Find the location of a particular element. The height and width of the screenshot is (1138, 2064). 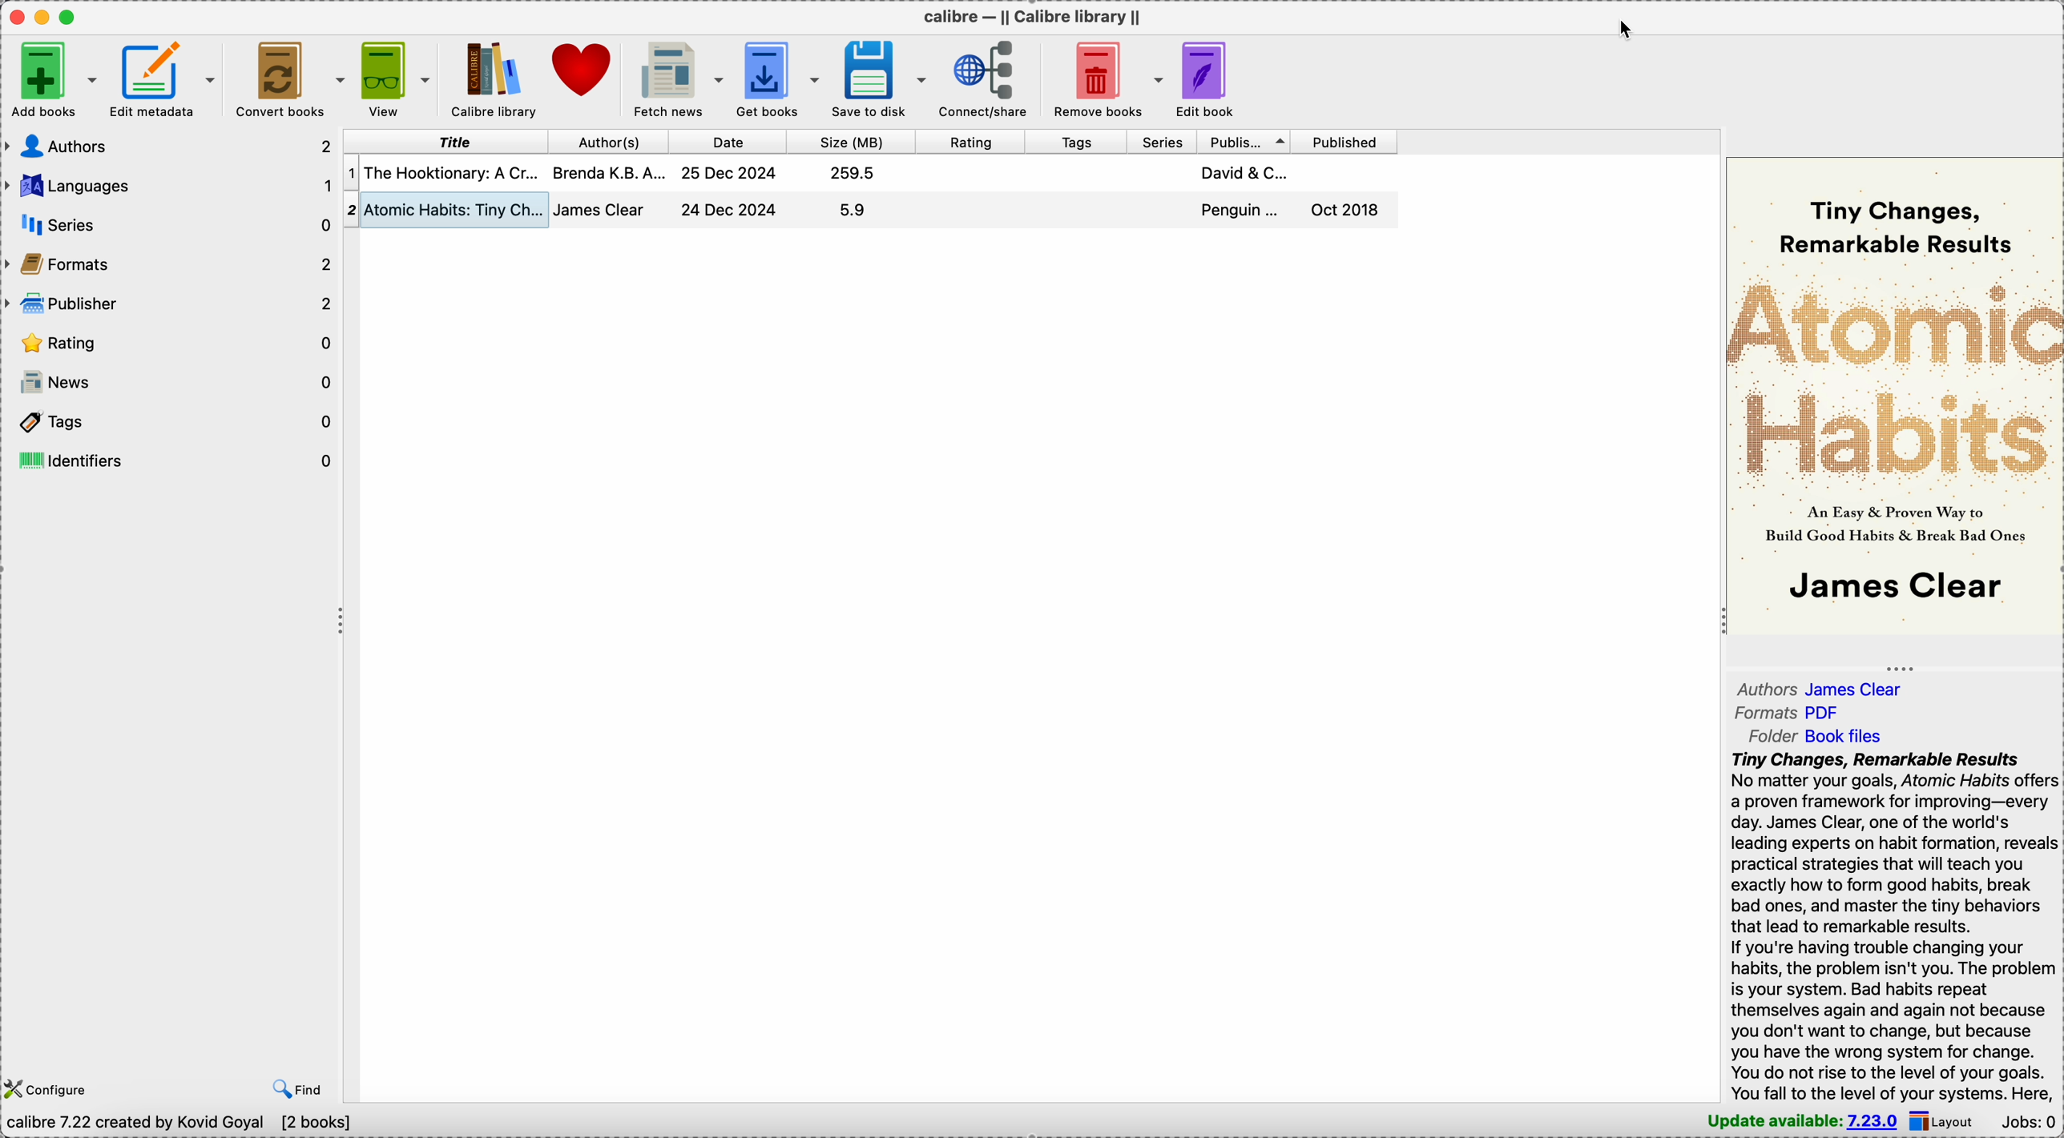

maximize Calibre is located at coordinates (70, 17).